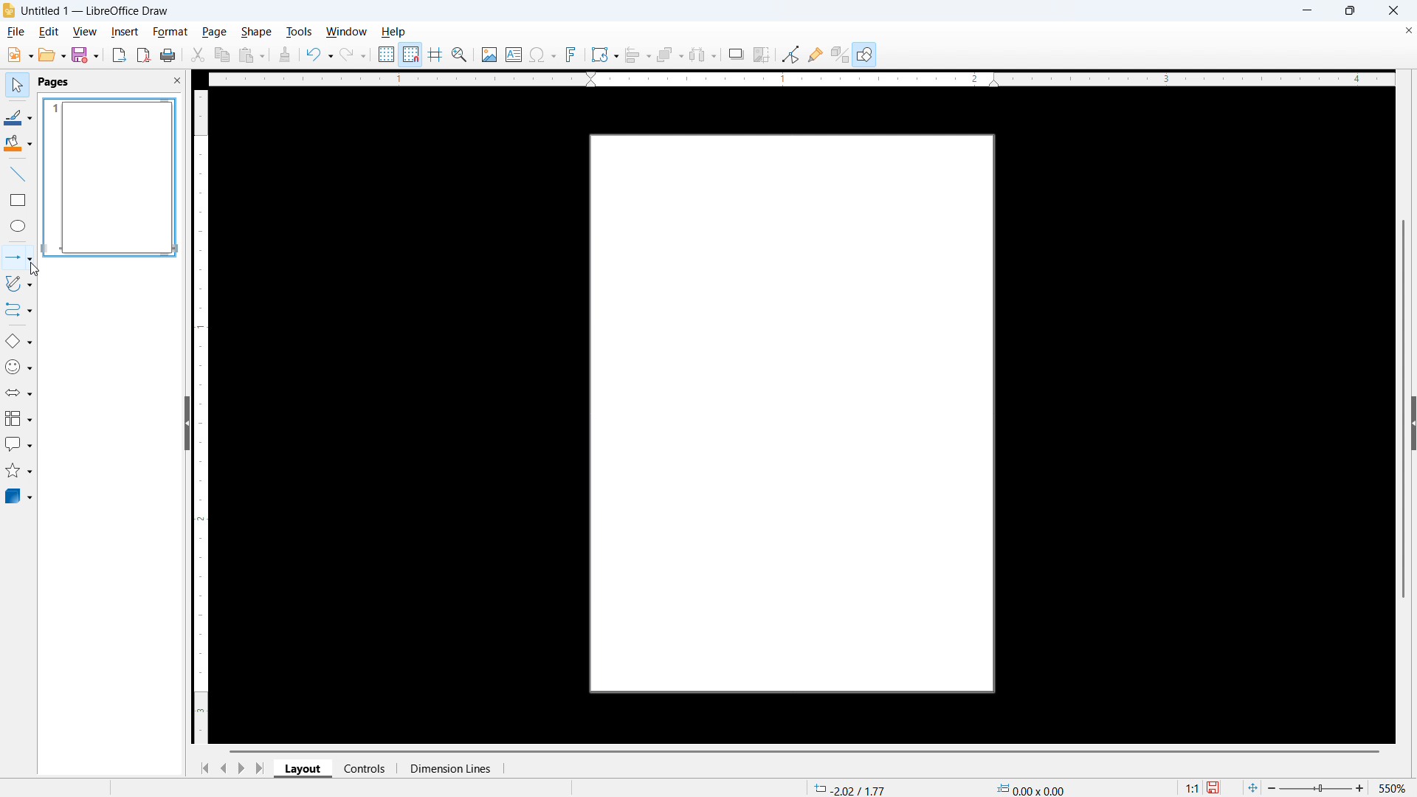 This screenshot has height=797, width=1417. Describe the element at coordinates (736, 54) in the screenshot. I see `Shadow ` at that location.